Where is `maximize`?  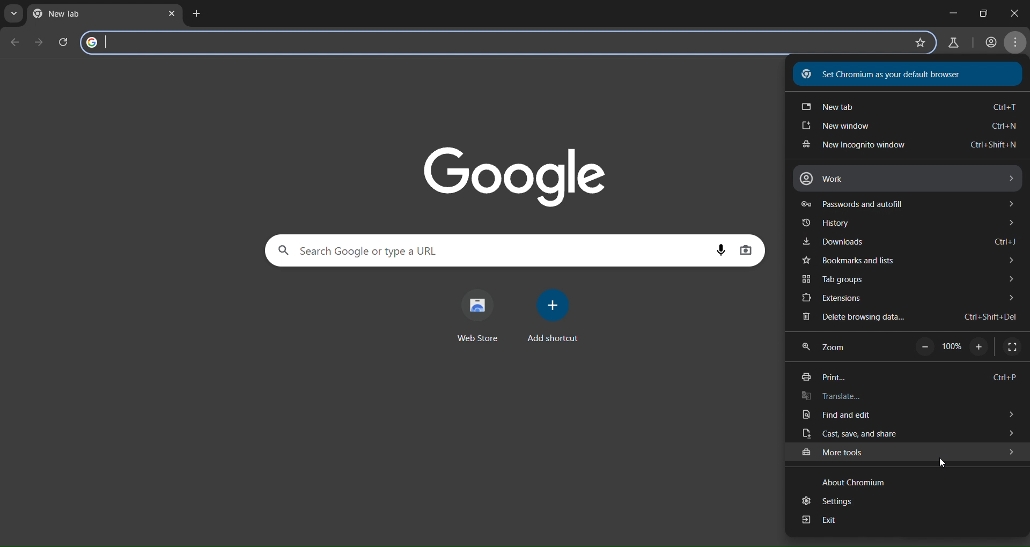
maximize is located at coordinates (984, 11).